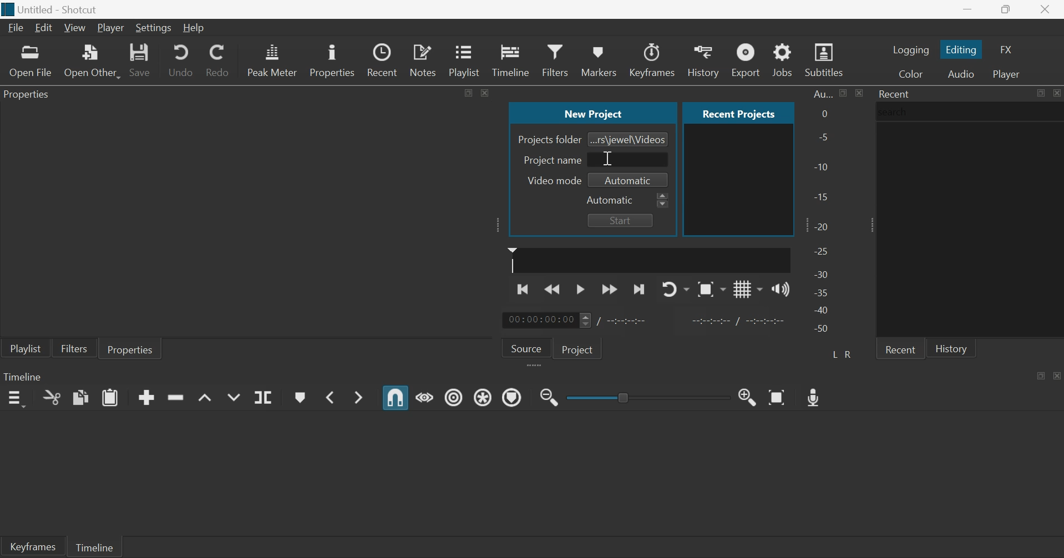 The width and height of the screenshot is (1064, 558). I want to click on Ripple, so click(454, 397).